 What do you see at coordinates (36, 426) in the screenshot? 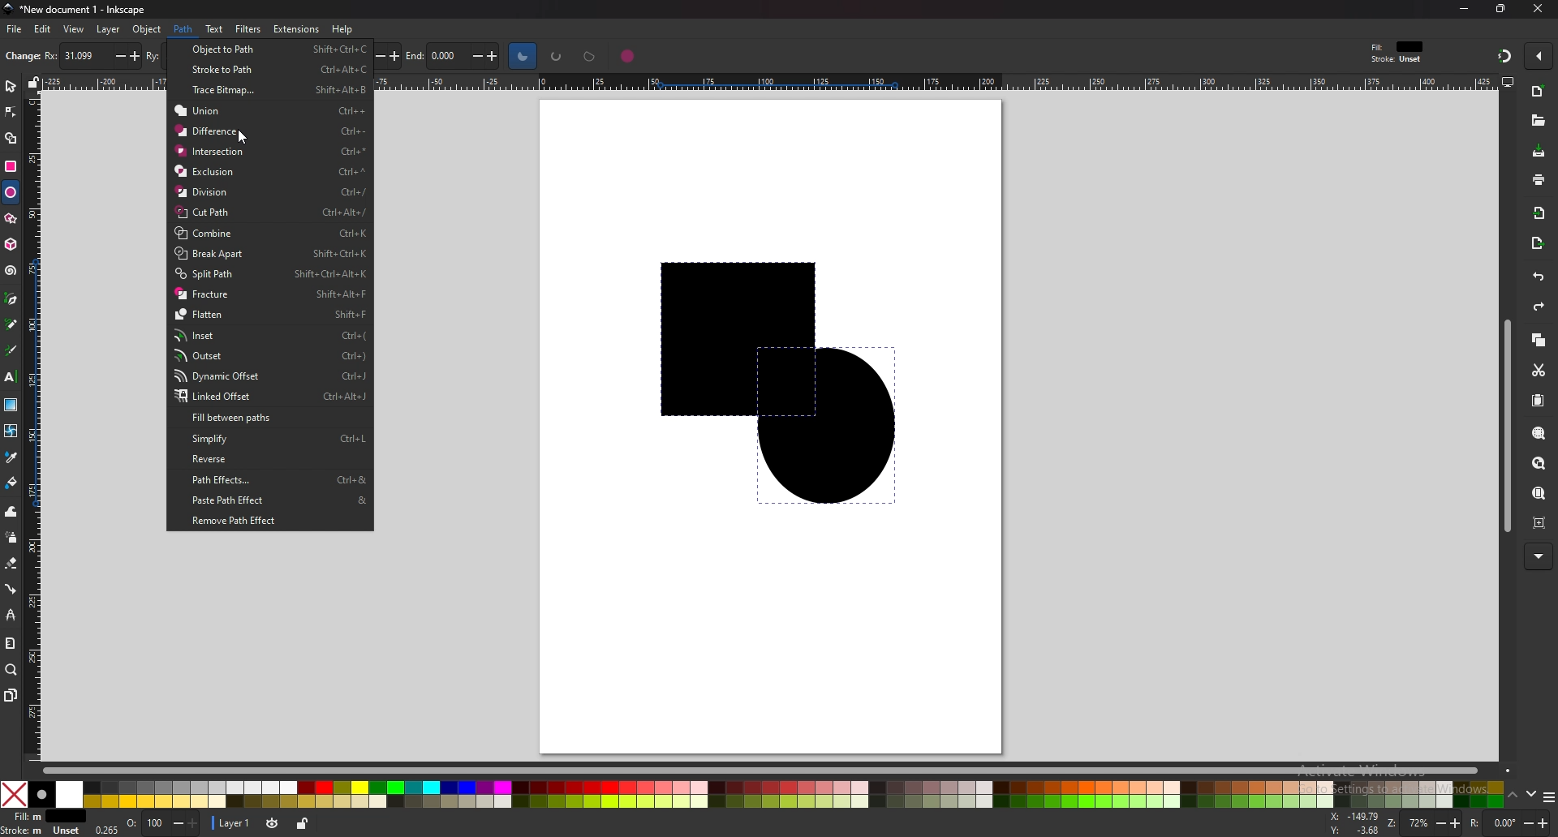
I see `vertical ruler` at bounding box center [36, 426].